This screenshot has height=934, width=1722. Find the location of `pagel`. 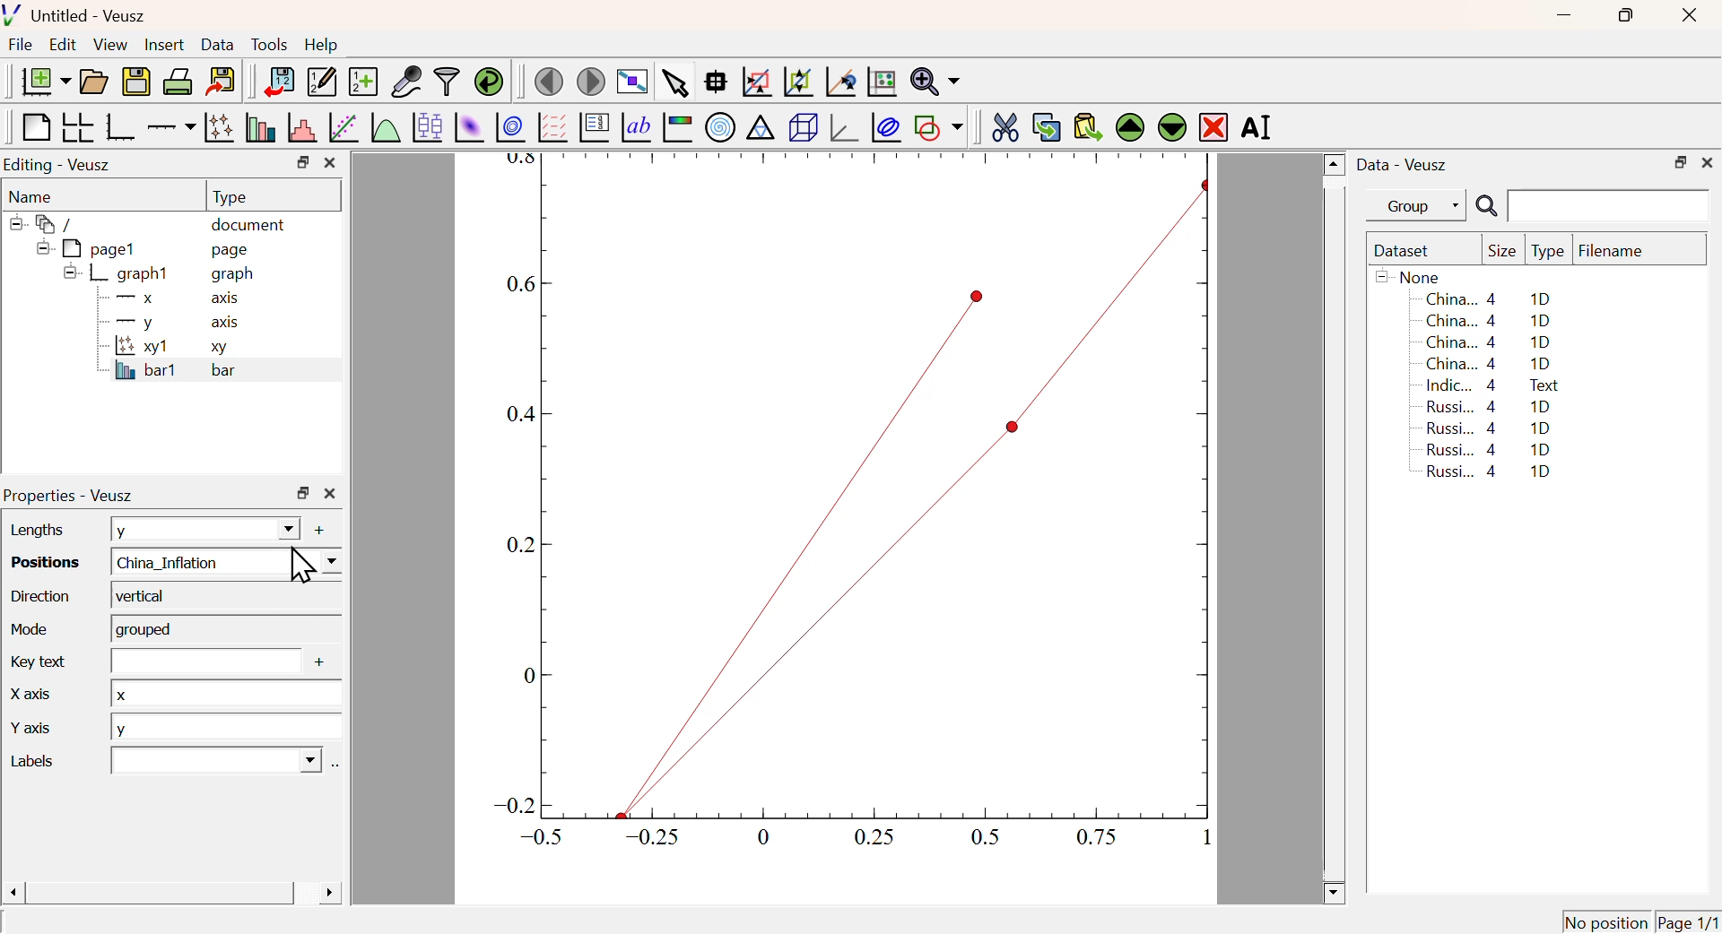

pagel is located at coordinates (82, 249).